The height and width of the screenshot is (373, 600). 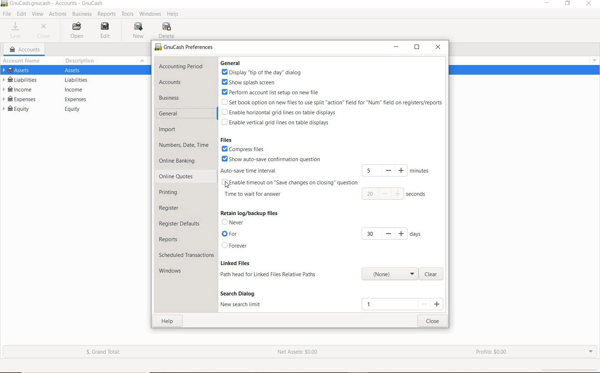 What do you see at coordinates (261, 171) in the screenshot?
I see `AUTO-SAVE TIME INTERVAL` at bounding box center [261, 171].